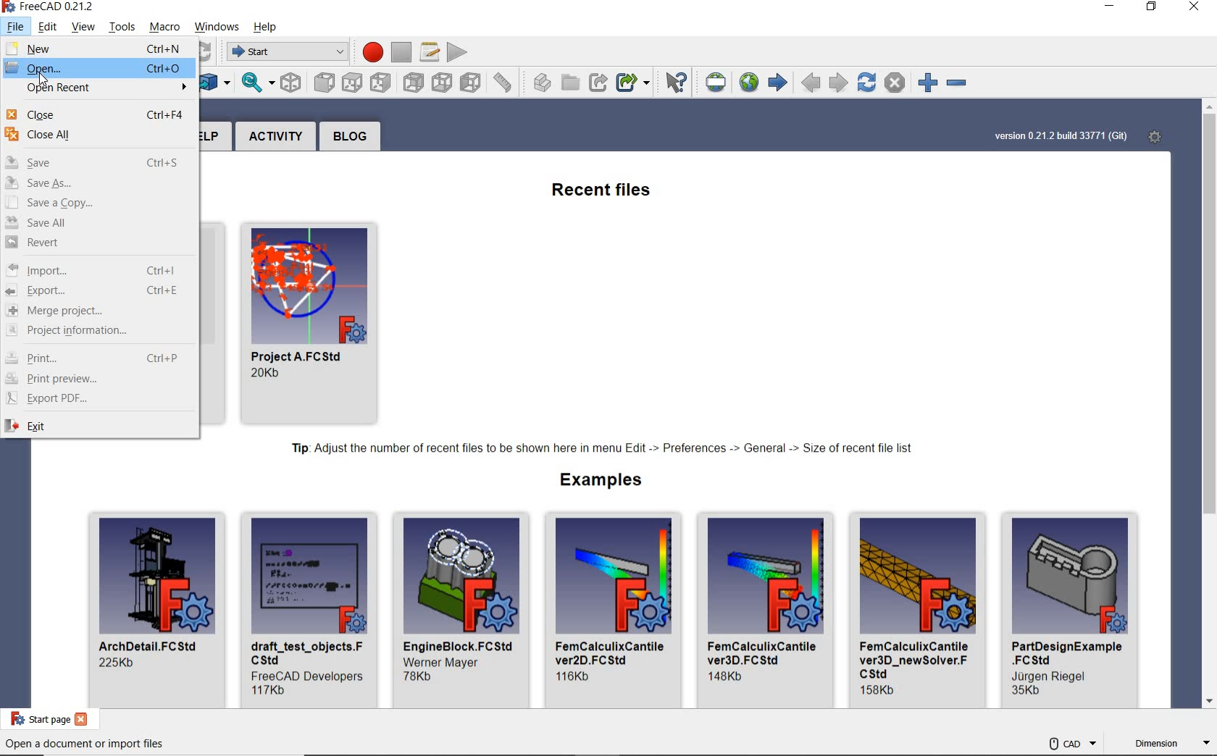  What do you see at coordinates (95, 311) in the screenshot?
I see `MERGE PROJECT` at bounding box center [95, 311].